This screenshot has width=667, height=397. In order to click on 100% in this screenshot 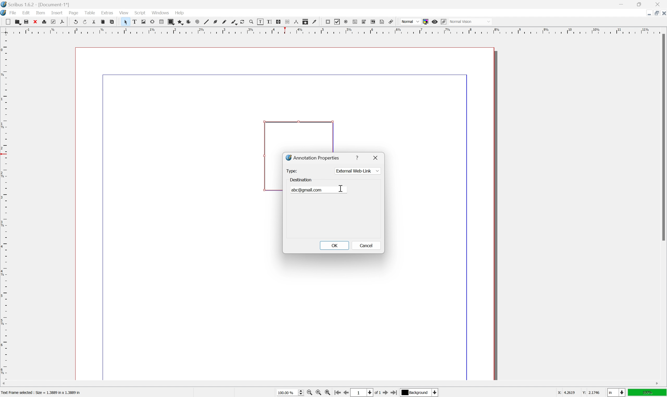, I will do `click(647, 393)`.